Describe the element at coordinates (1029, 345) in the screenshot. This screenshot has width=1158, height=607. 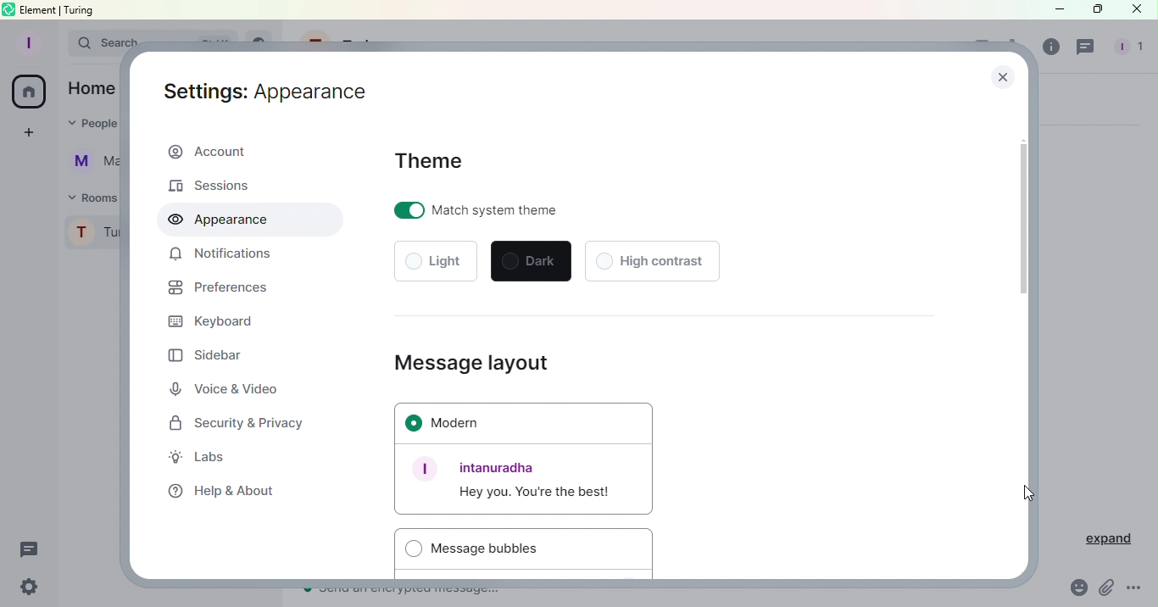
I see `Scroll bar` at that location.